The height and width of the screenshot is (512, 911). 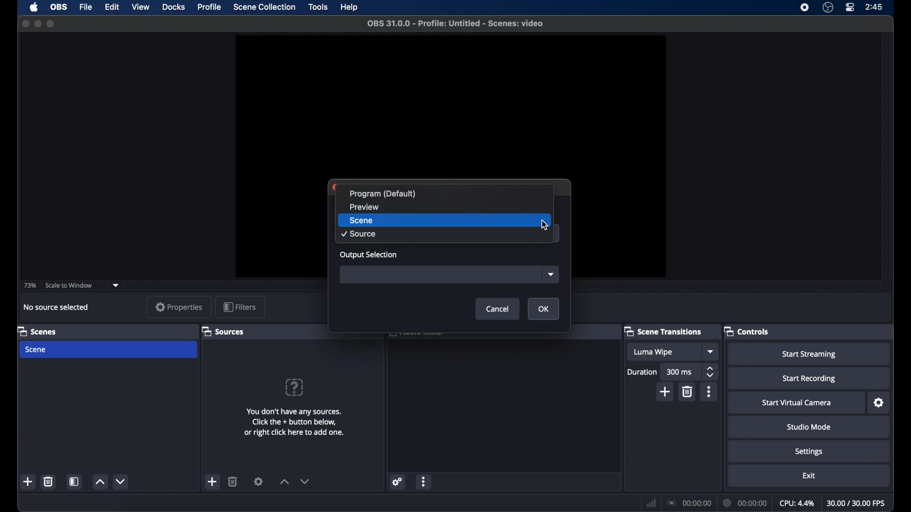 I want to click on settings, so click(x=878, y=403).